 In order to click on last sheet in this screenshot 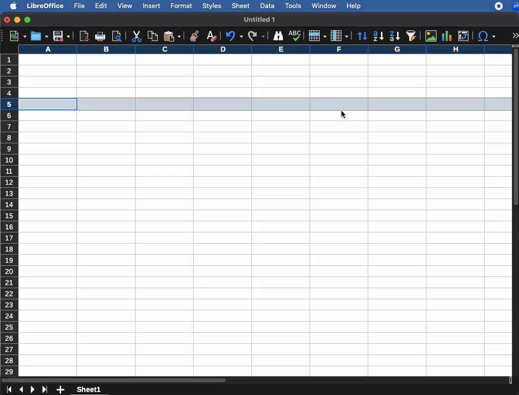, I will do `click(45, 390)`.